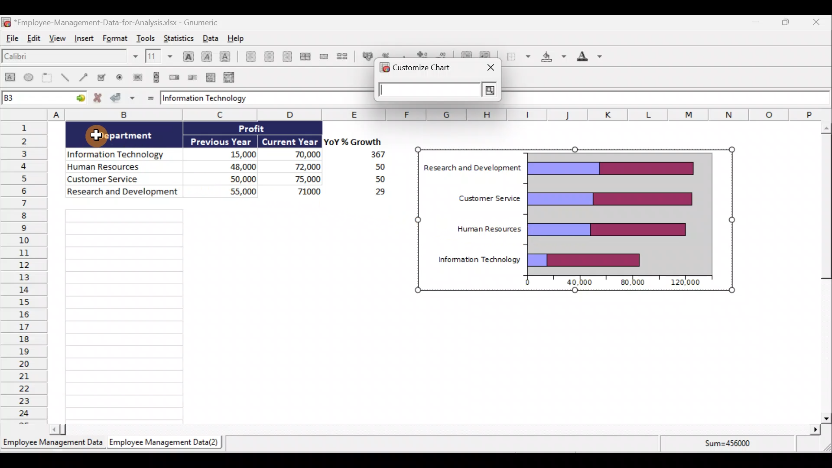 The image size is (832, 468). Describe the element at coordinates (374, 180) in the screenshot. I see `50` at that location.